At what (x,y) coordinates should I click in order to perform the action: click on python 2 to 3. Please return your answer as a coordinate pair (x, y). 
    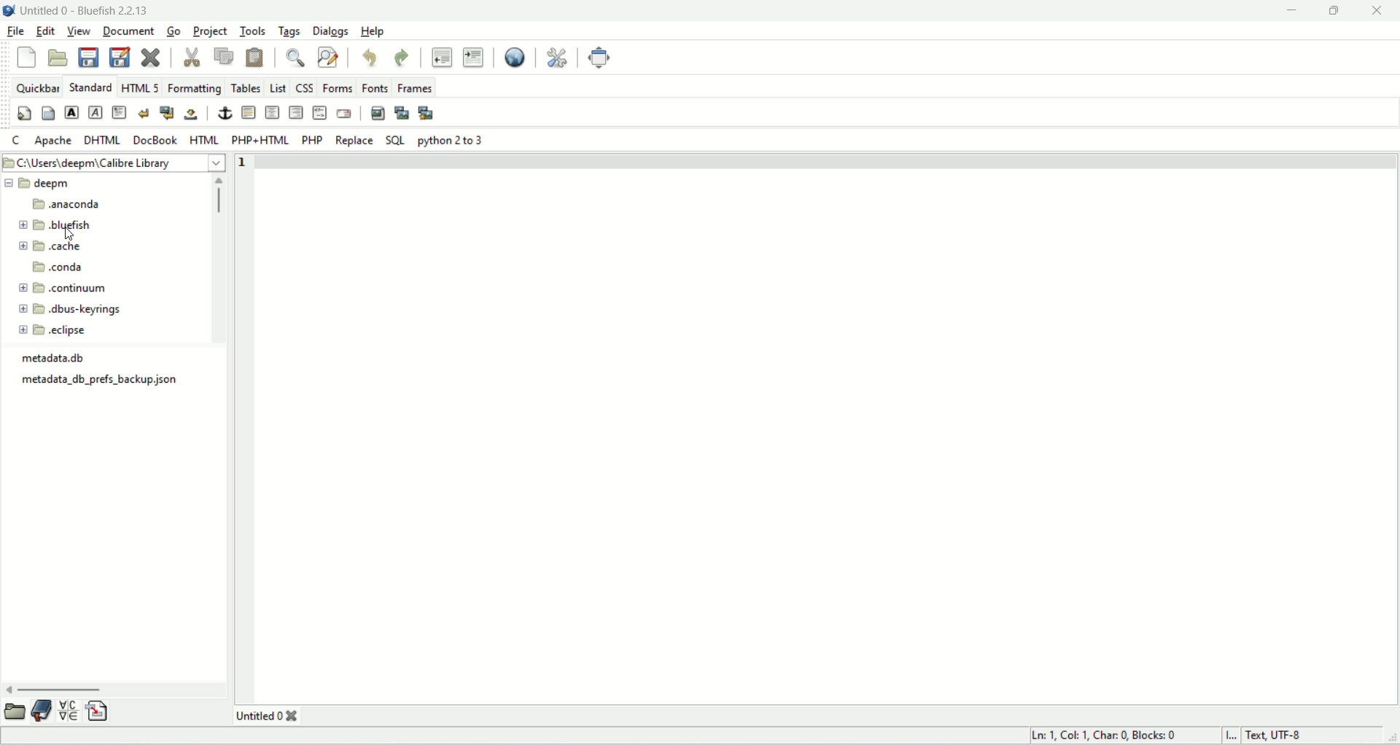
    Looking at the image, I should click on (450, 139).